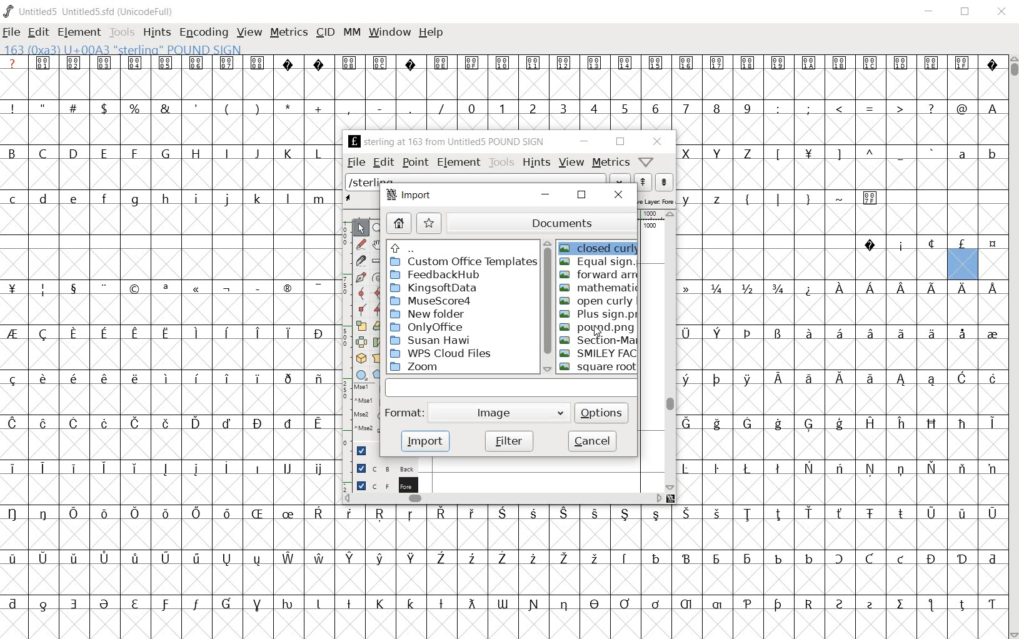  Describe the element at coordinates (470, 604) in the screenshot. I see `Symbol` at that location.